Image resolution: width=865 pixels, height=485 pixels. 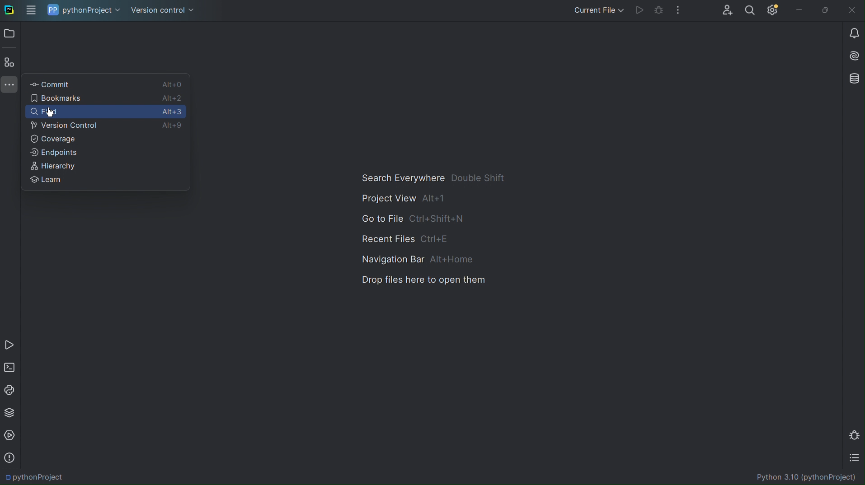 What do you see at coordinates (10, 411) in the screenshot?
I see `Python Packages` at bounding box center [10, 411].